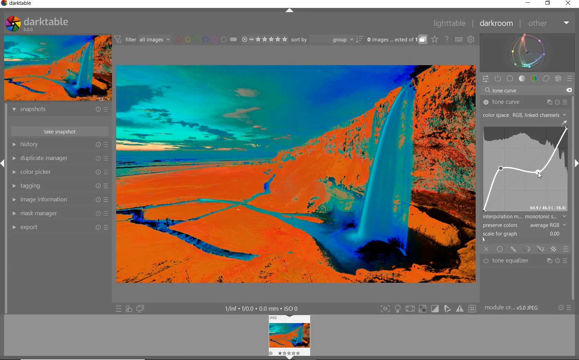 Image resolution: width=579 pixels, height=360 pixels. Describe the element at coordinates (60, 131) in the screenshot. I see `take snapshot` at that location.